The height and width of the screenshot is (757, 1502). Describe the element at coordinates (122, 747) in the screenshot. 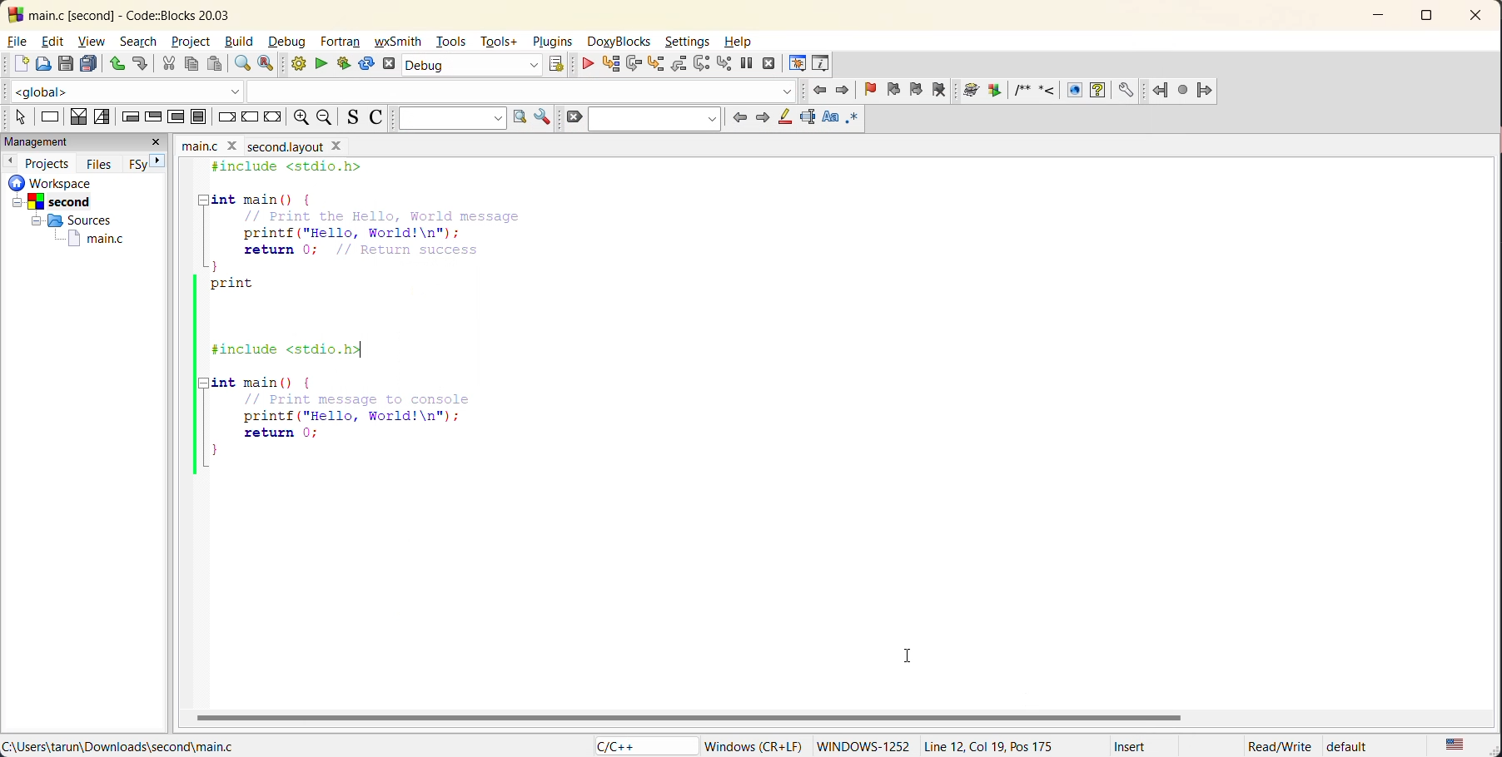

I see `file location` at that location.